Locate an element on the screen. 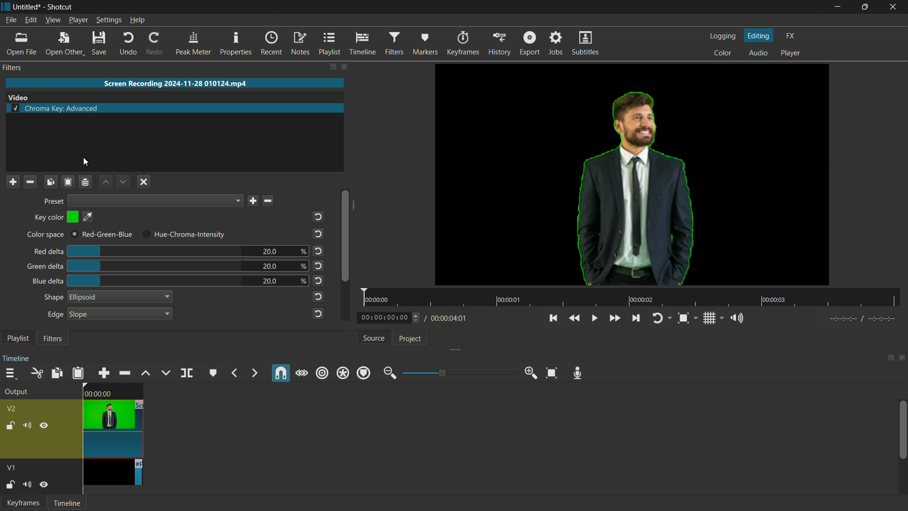 Image resolution: width=908 pixels, height=511 pixels. history is located at coordinates (498, 44).